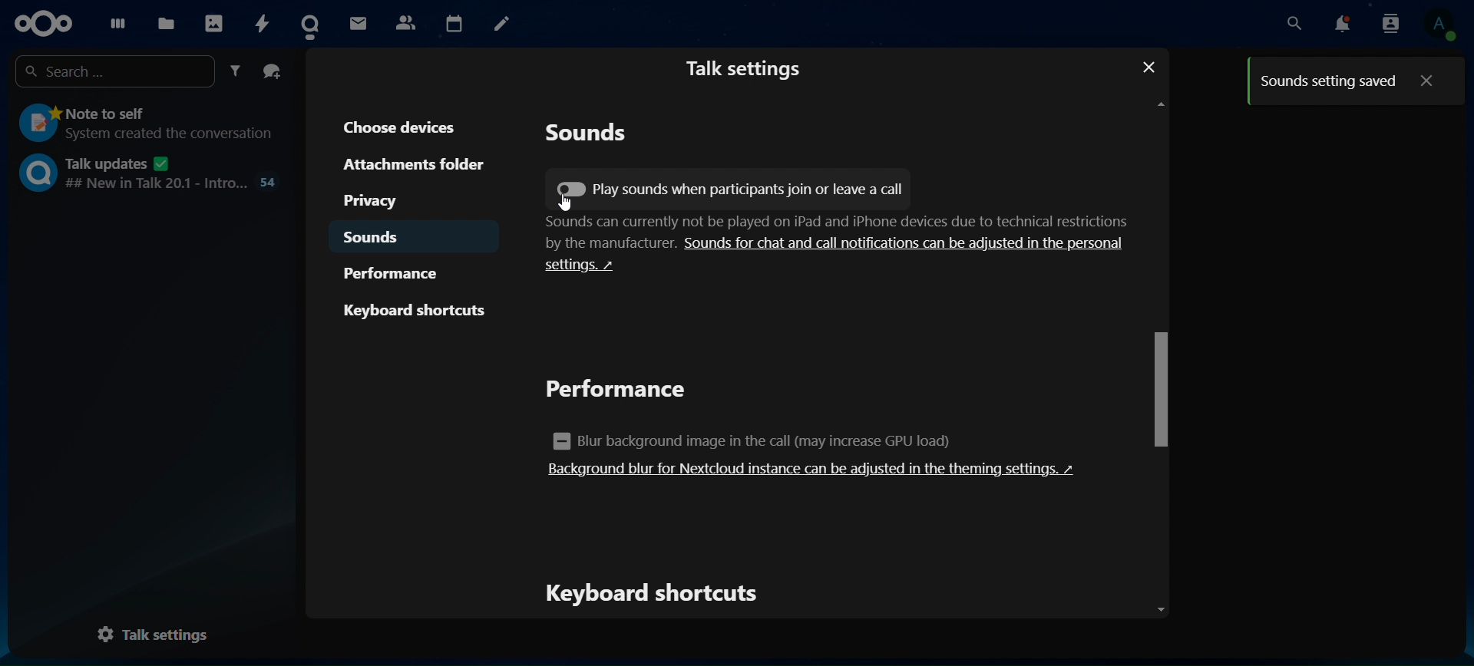  Describe the element at coordinates (727, 190) in the screenshot. I see `play sounds when participants join or leave a call` at that location.